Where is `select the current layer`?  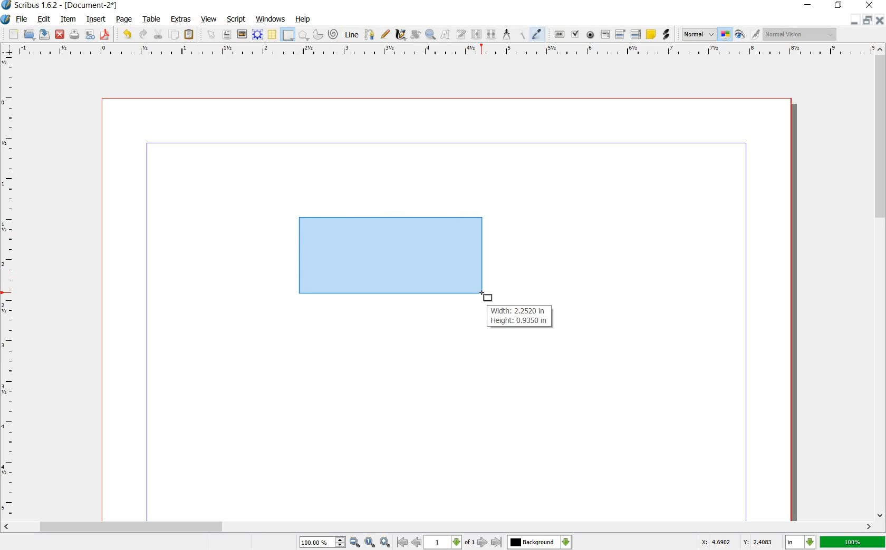 select the current layer is located at coordinates (540, 542).